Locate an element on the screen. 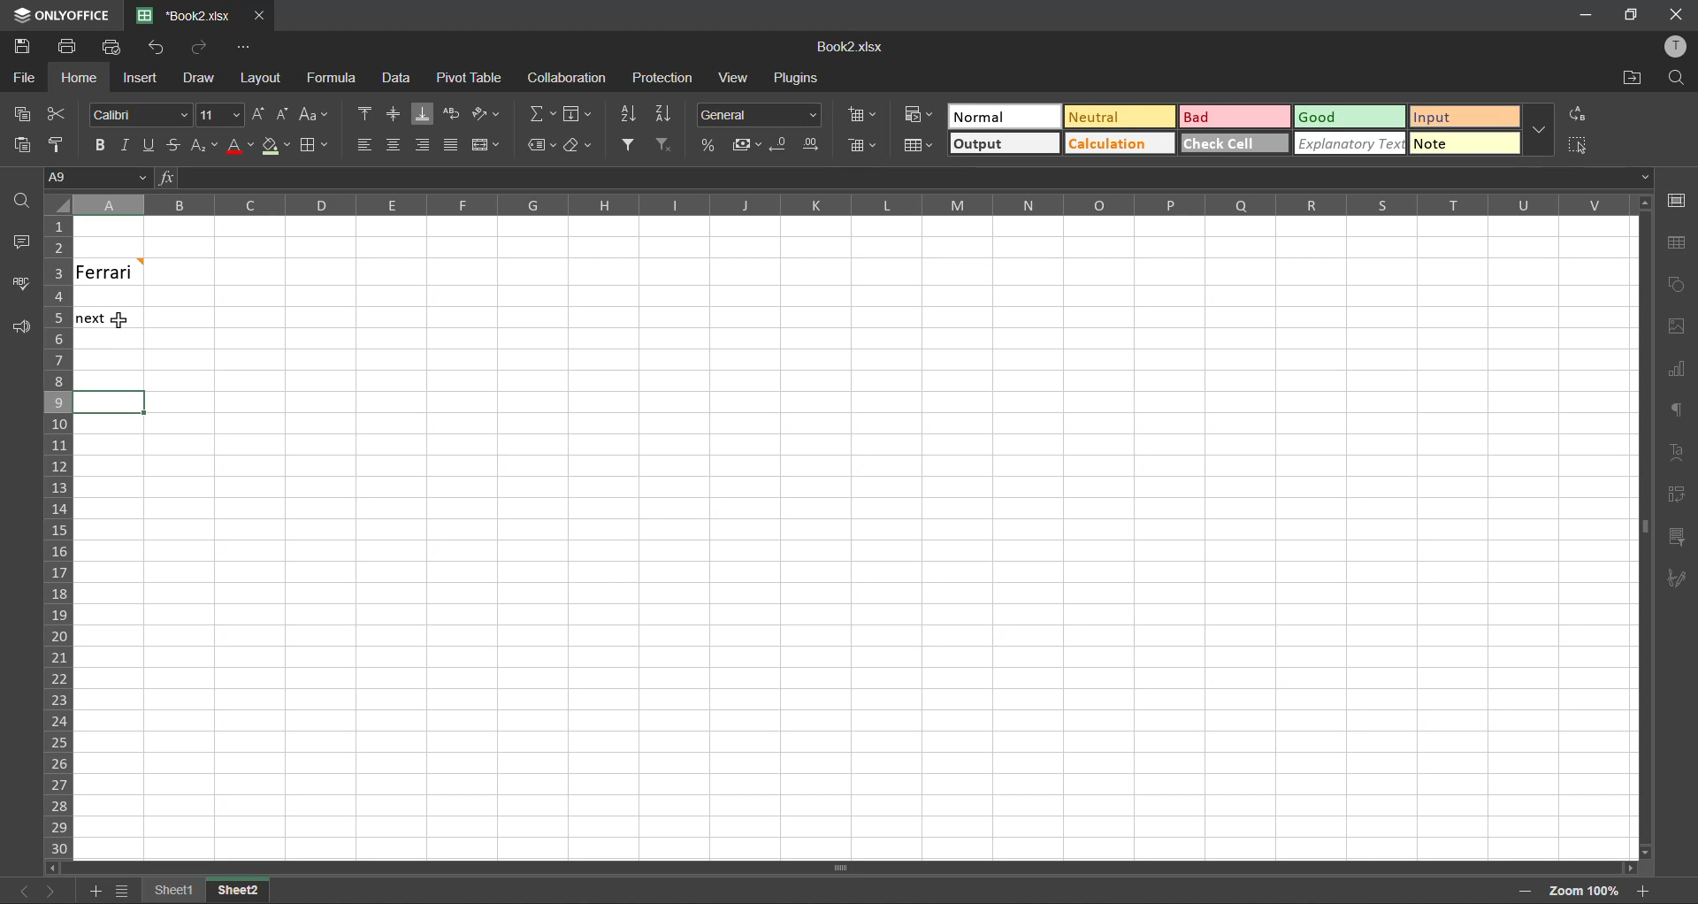 This screenshot has width=1698, height=904. output is located at coordinates (1003, 145).